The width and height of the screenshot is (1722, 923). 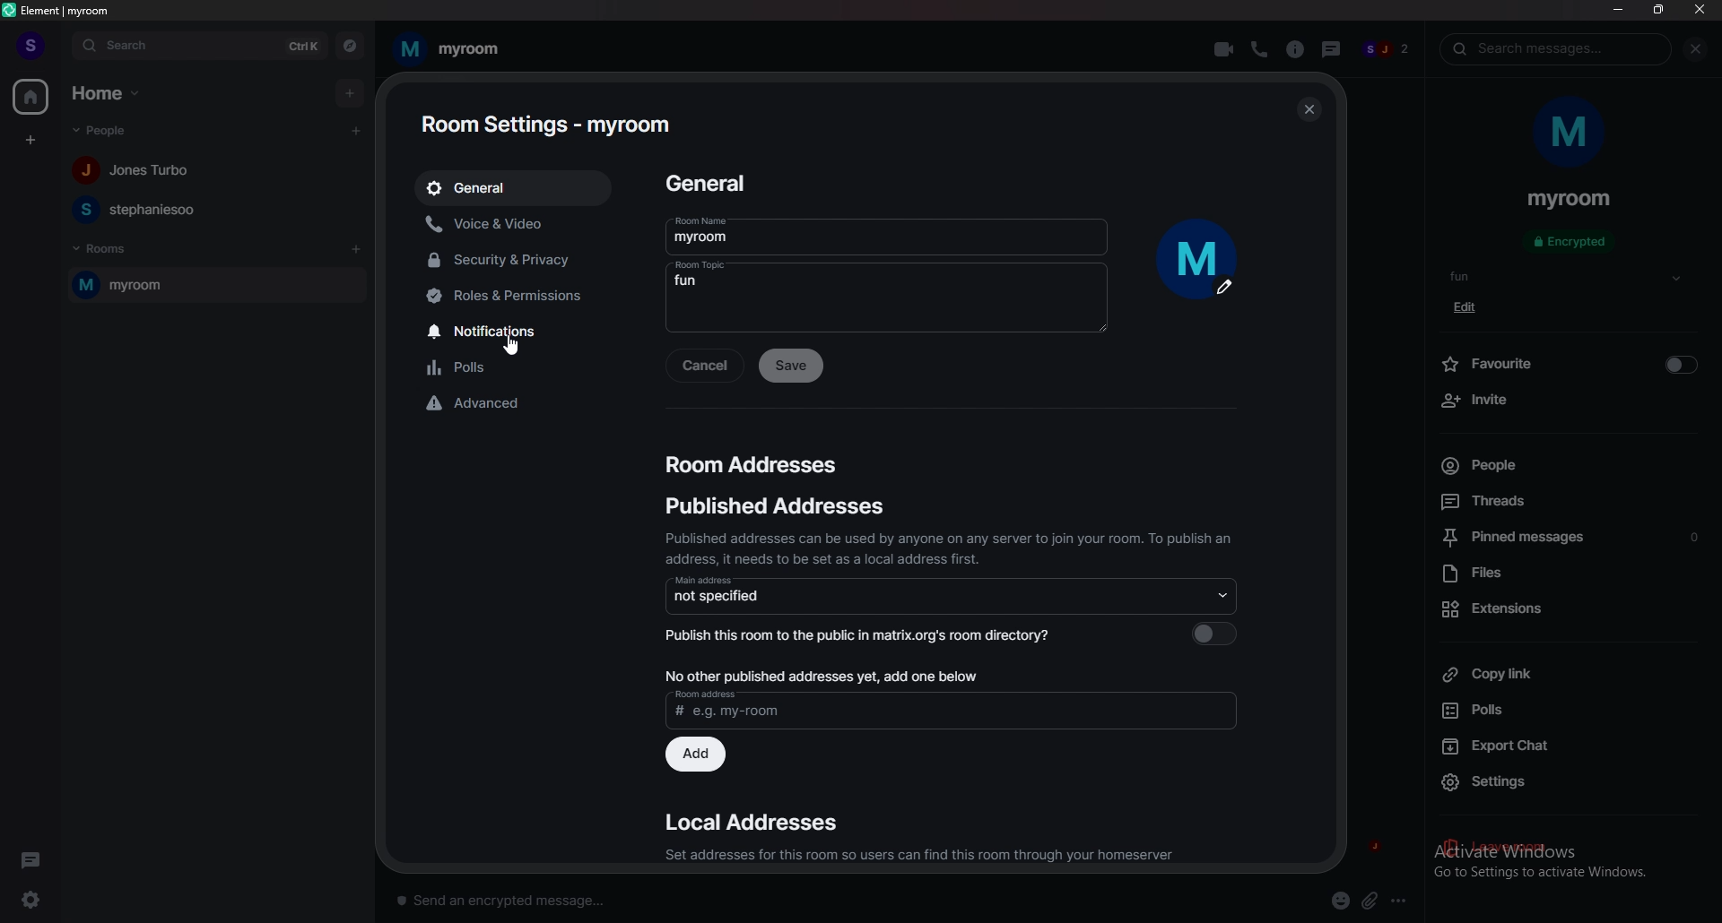 What do you see at coordinates (1571, 134) in the screenshot?
I see `room photo` at bounding box center [1571, 134].